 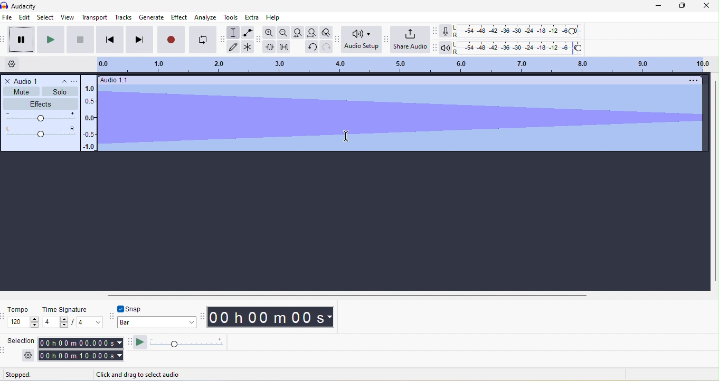 What do you see at coordinates (183, 342) in the screenshot?
I see `play at speed` at bounding box center [183, 342].